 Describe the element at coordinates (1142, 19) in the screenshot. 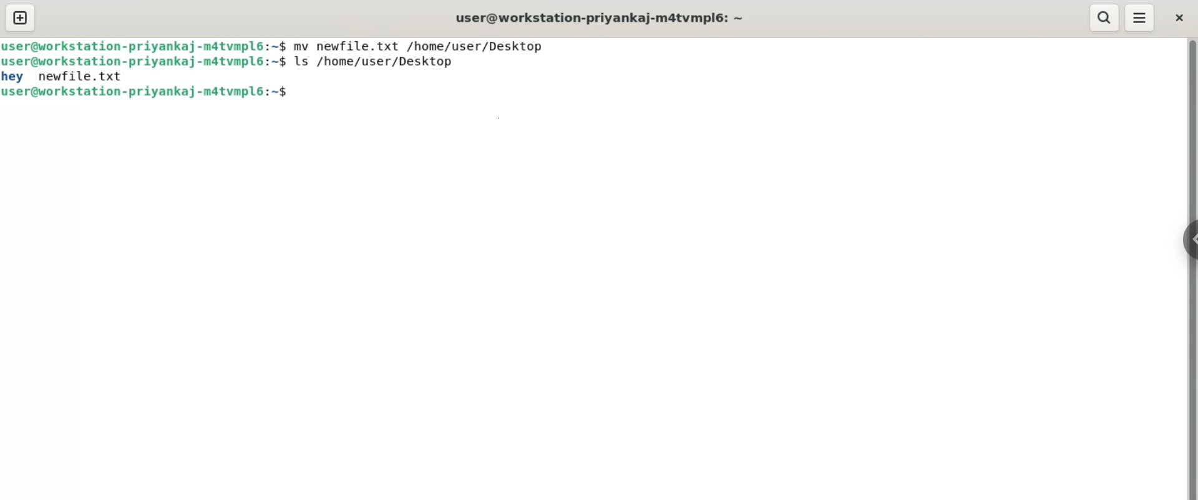

I see `menu` at that location.